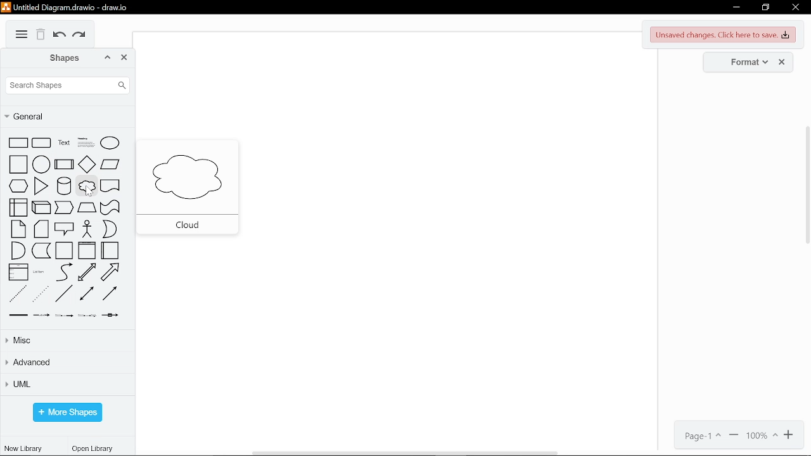 This screenshot has width=811, height=456. What do you see at coordinates (16, 293) in the screenshot?
I see `dashed line` at bounding box center [16, 293].